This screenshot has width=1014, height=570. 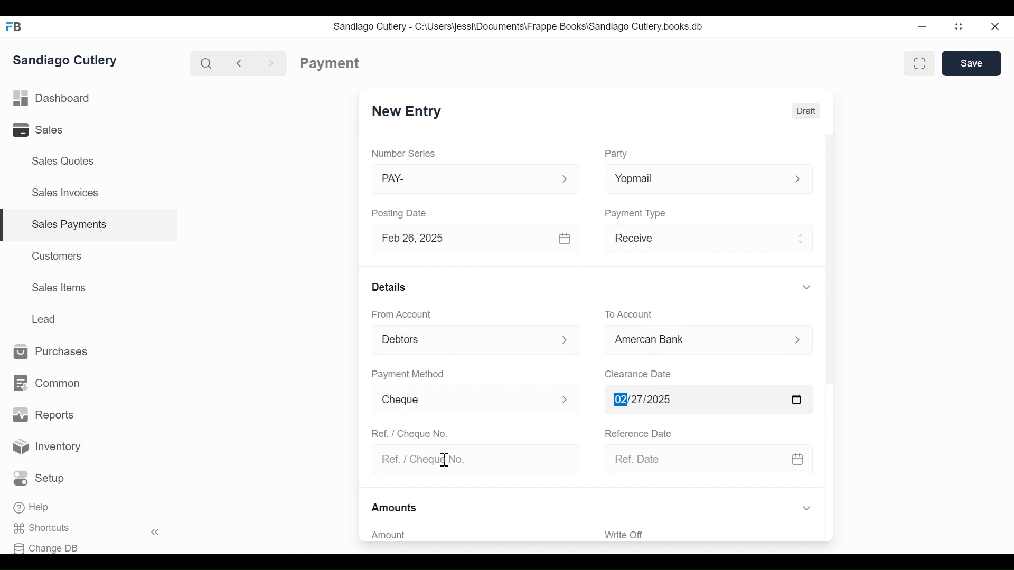 What do you see at coordinates (694, 240) in the screenshot?
I see `Receive` at bounding box center [694, 240].